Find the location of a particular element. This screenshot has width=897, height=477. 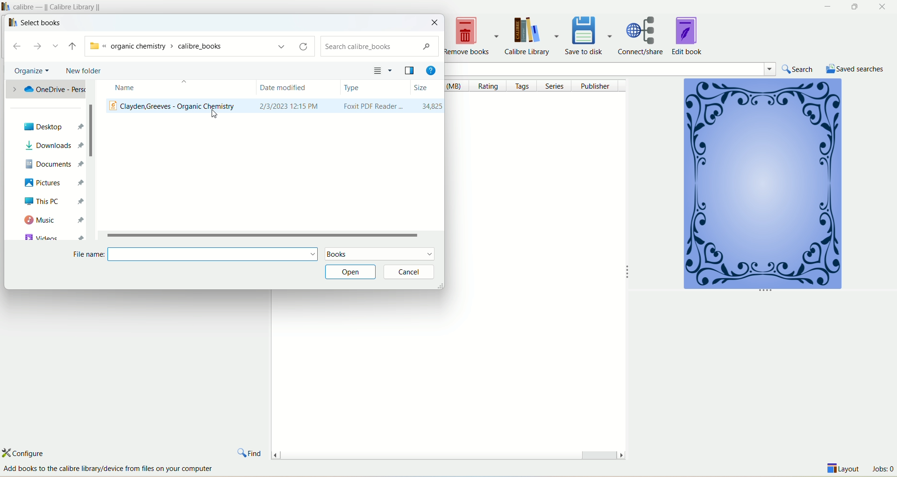

book is located at coordinates (761, 186).